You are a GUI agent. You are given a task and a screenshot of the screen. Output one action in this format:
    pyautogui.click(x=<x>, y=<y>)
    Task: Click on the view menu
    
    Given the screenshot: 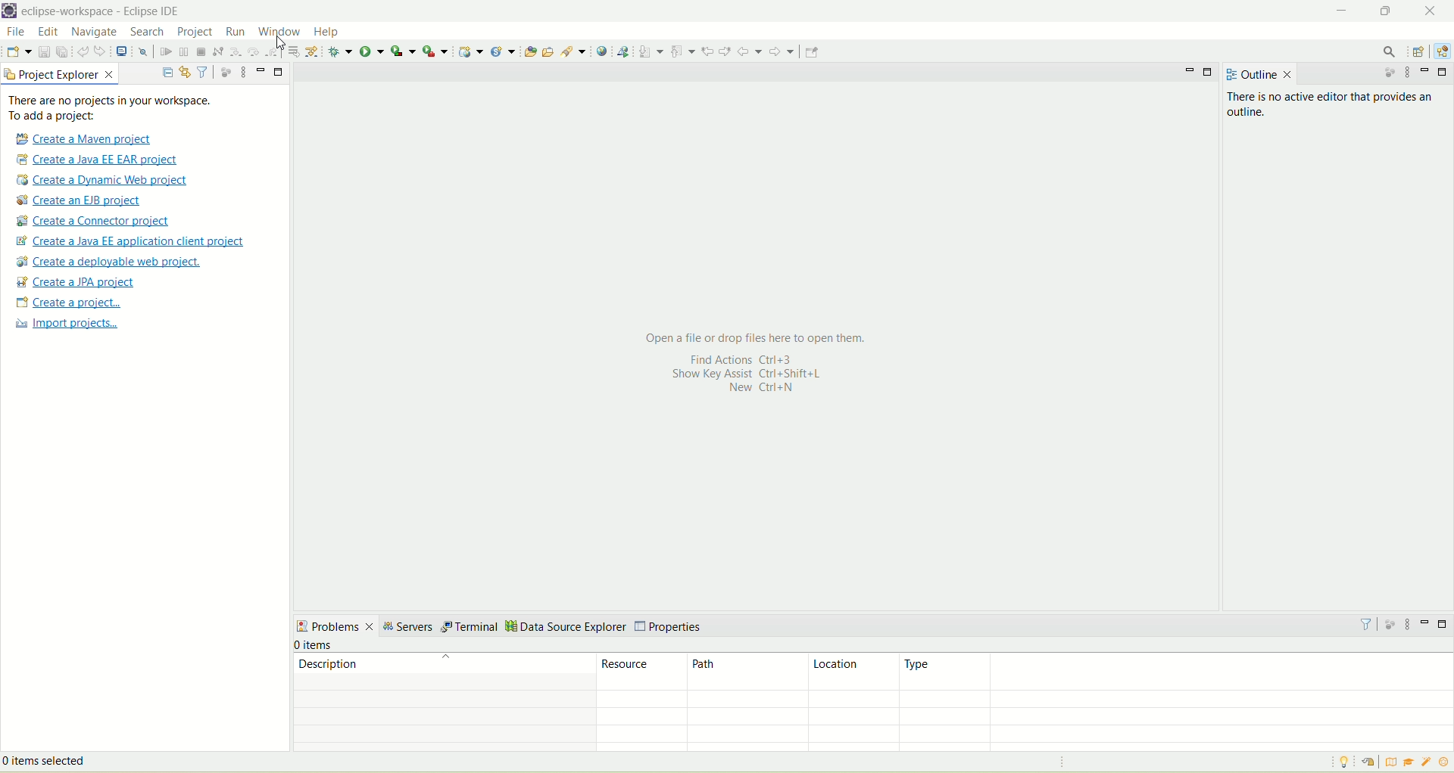 What is the action you would take?
    pyautogui.click(x=1411, y=74)
    